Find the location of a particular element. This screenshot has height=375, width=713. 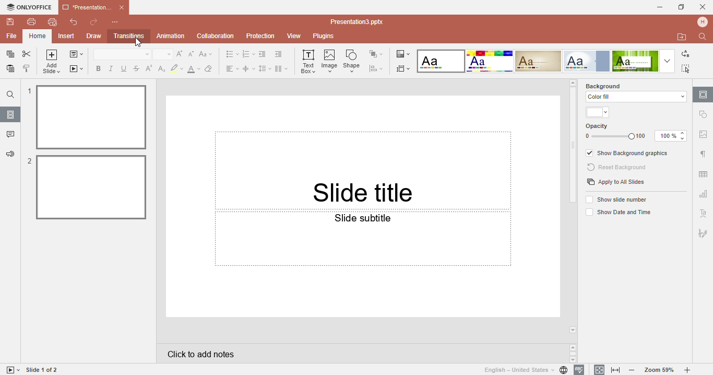

Bold is located at coordinates (97, 67).